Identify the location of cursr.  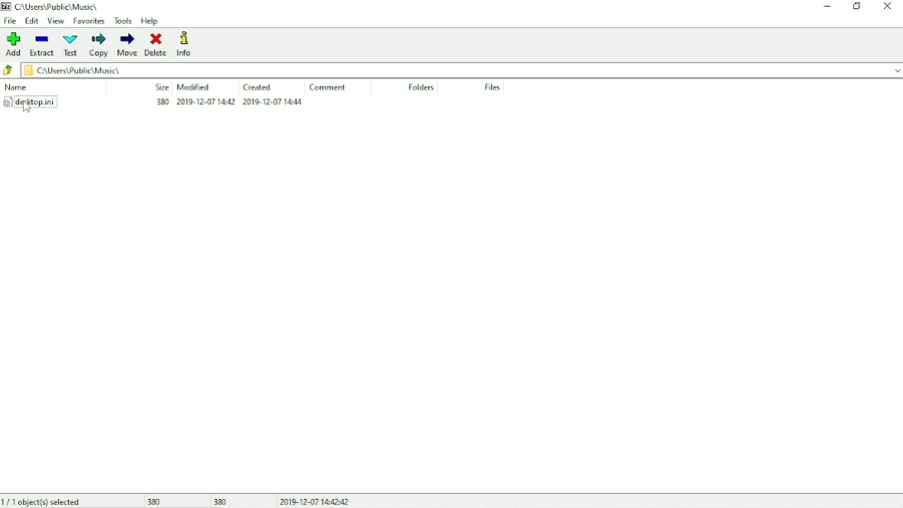
(26, 108).